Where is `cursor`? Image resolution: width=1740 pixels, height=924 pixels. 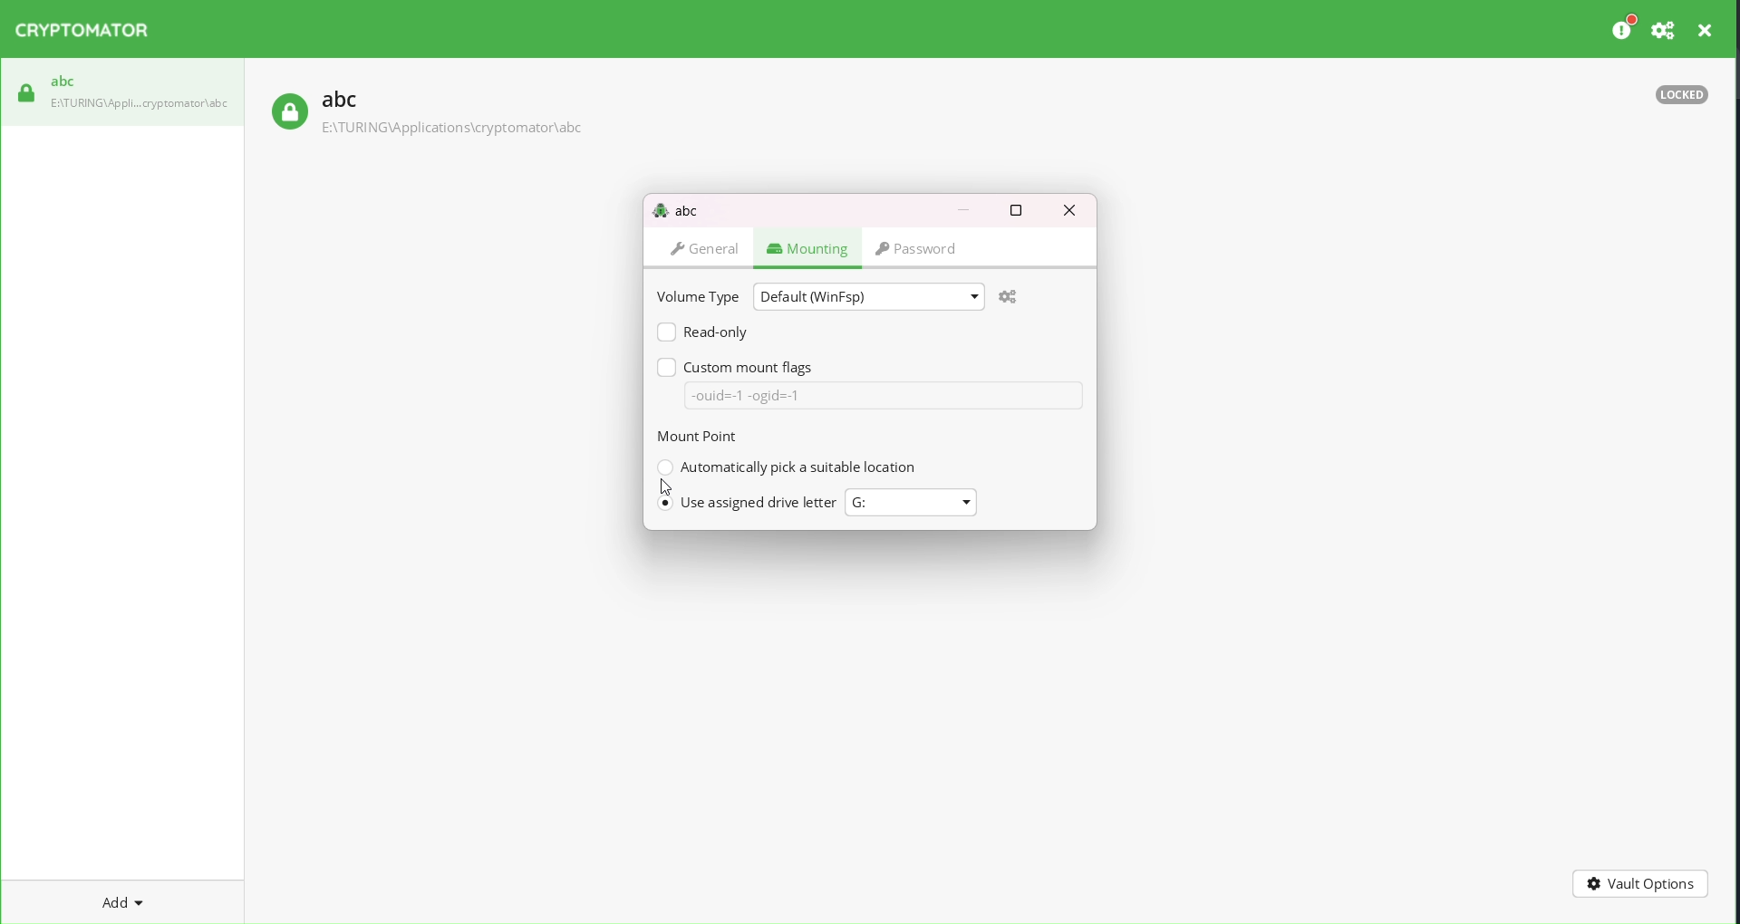 cursor is located at coordinates (665, 487).